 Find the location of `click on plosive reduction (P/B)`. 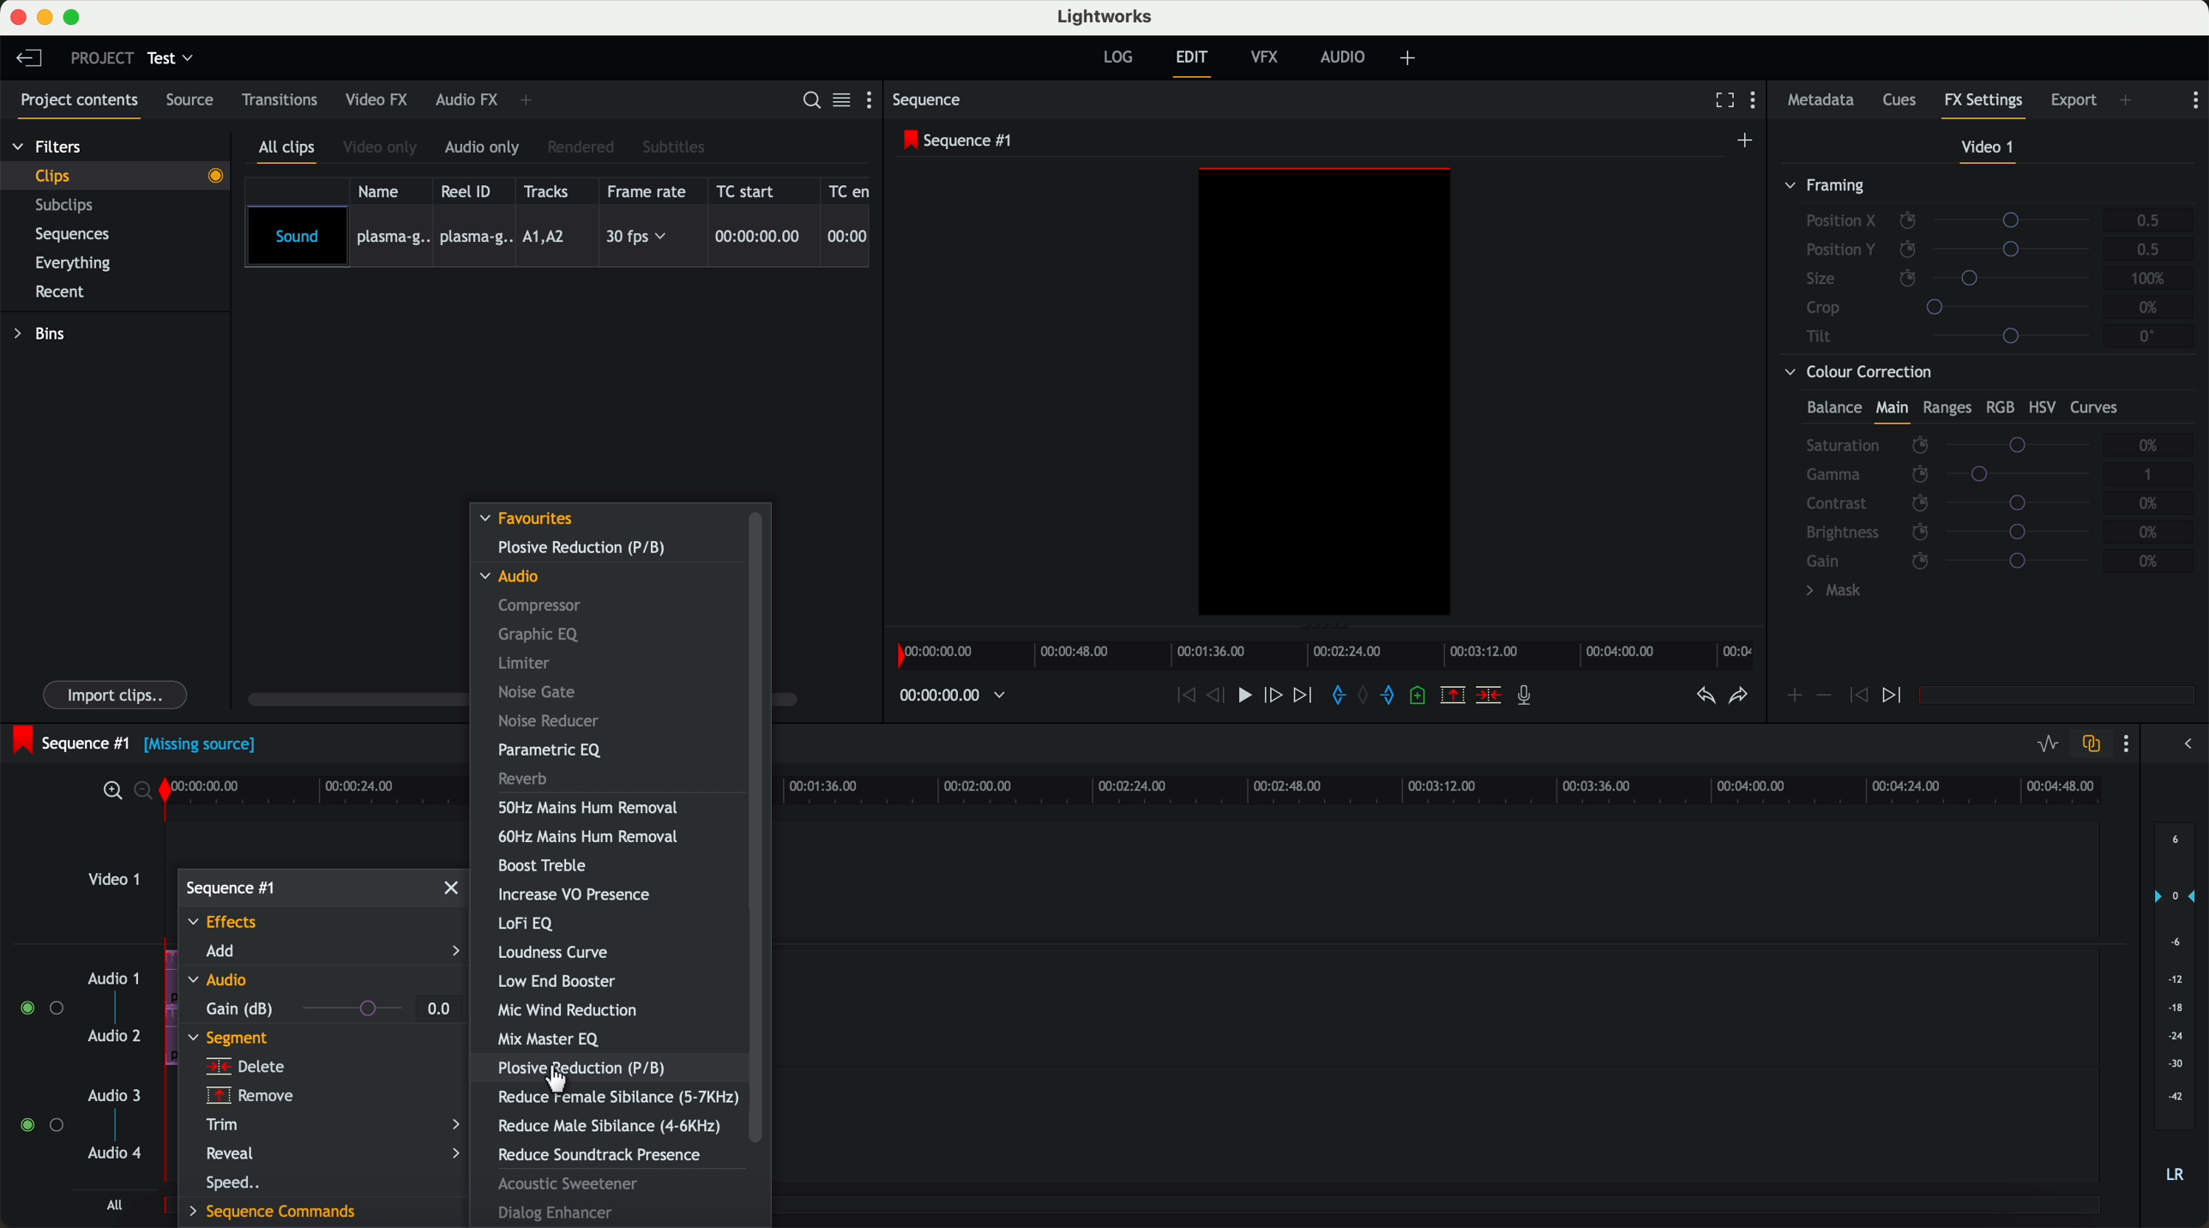

click on plosive reduction (P/B) is located at coordinates (588, 1068).